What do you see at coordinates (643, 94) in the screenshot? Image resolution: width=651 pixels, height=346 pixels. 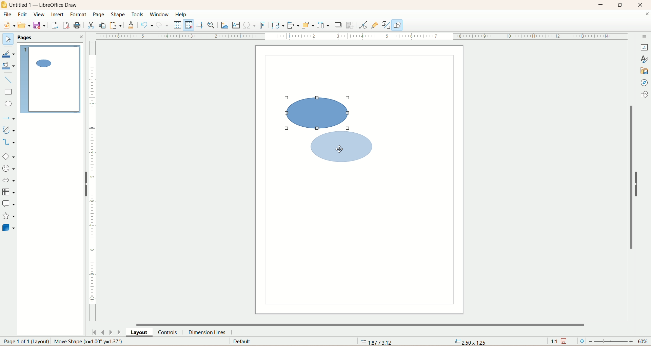 I see `shapes` at bounding box center [643, 94].